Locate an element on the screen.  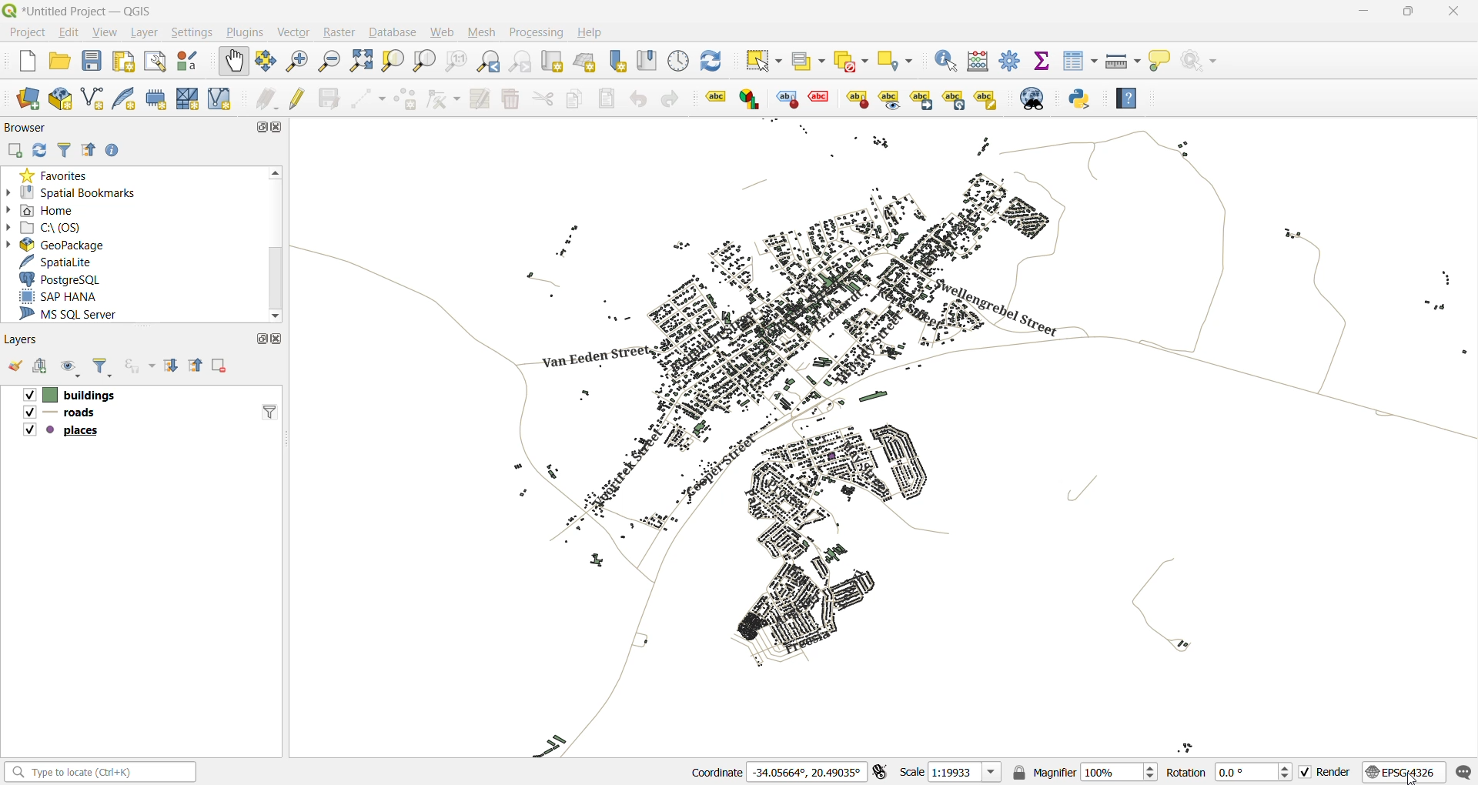
close is located at coordinates (279, 338).